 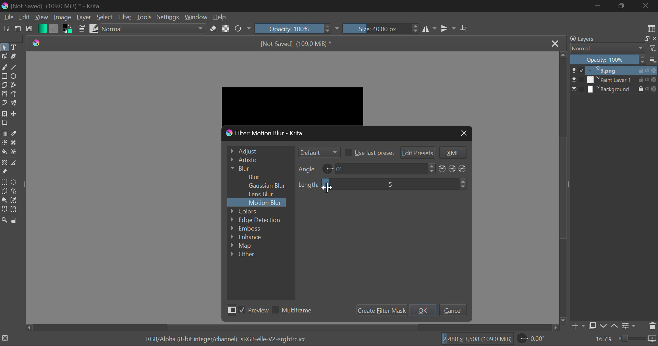 I want to click on Freehand Selection Tool, so click(x=14, y=192).